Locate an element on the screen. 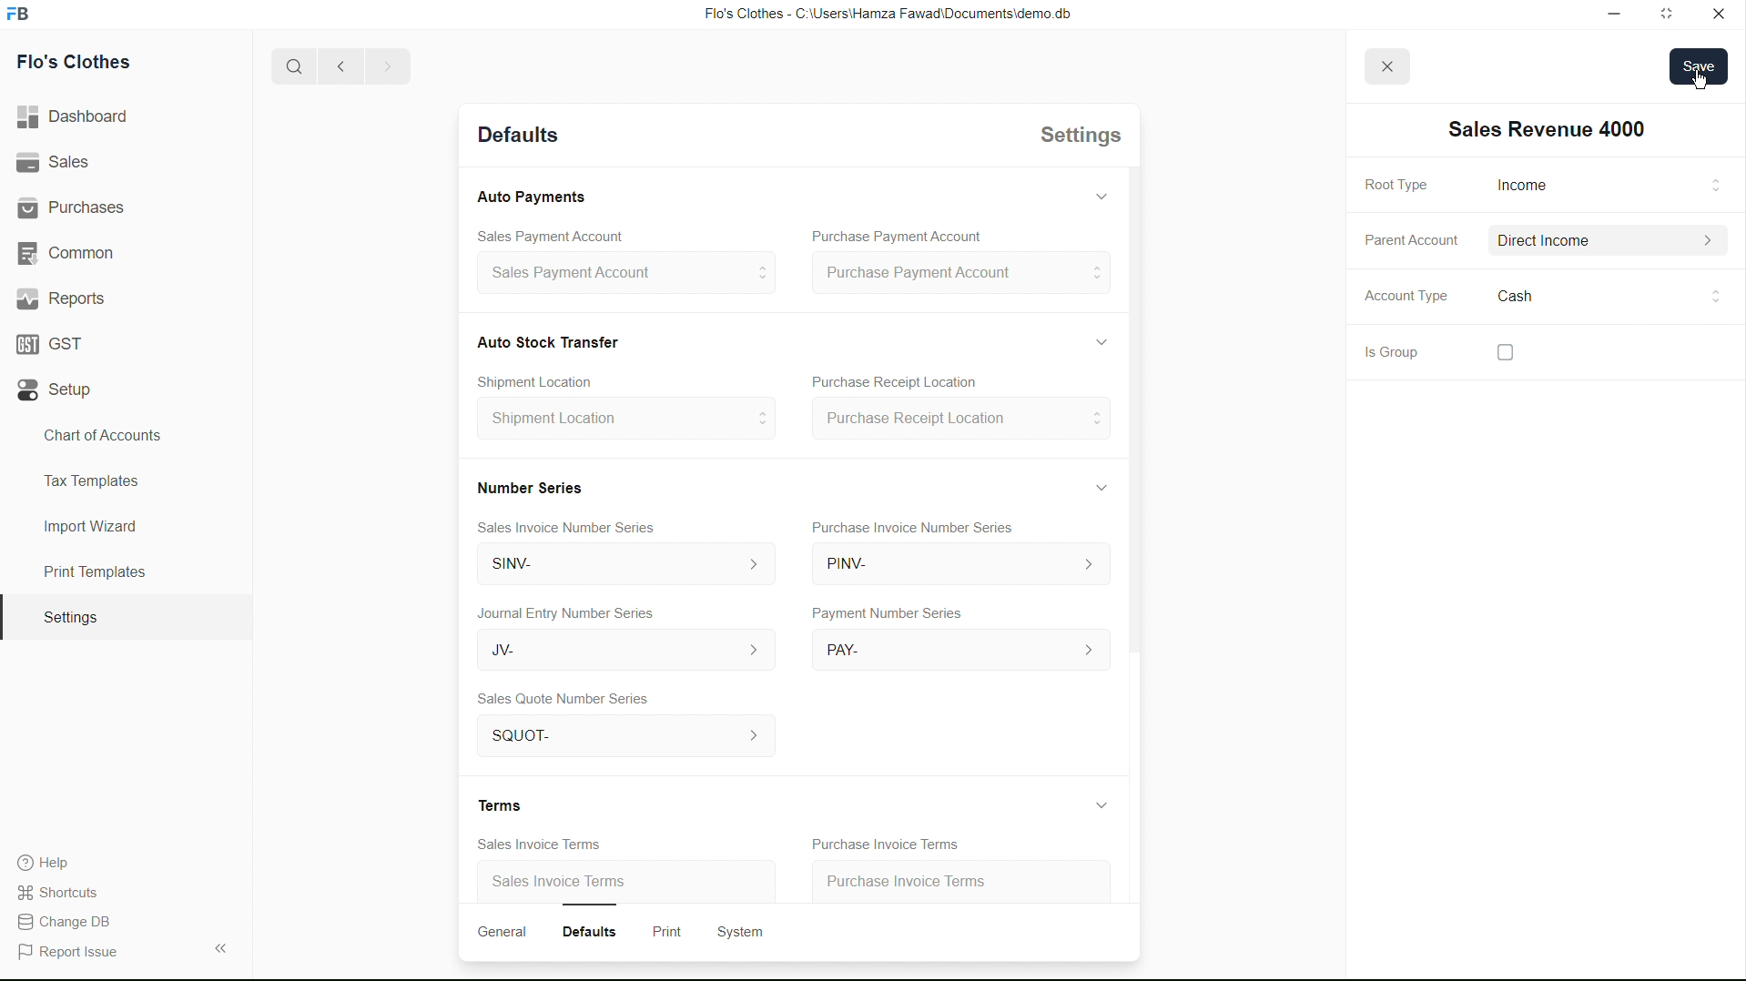  SQuOT- > is located at coordinates (620, 737).